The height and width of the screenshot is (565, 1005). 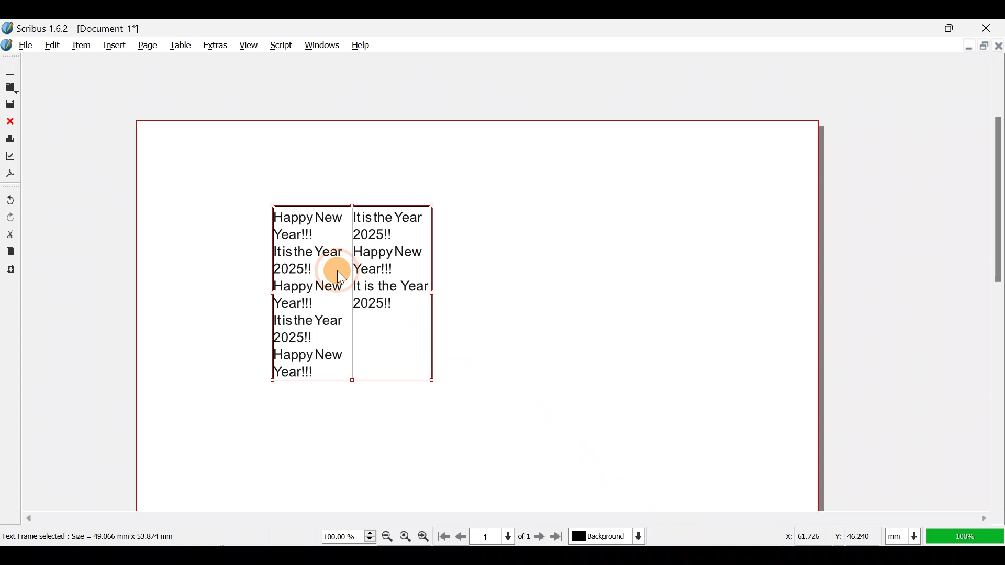 What do you see at coordinates (10, 233) in the screenshot?
I see `Cut` at bounding box center [10, 233].